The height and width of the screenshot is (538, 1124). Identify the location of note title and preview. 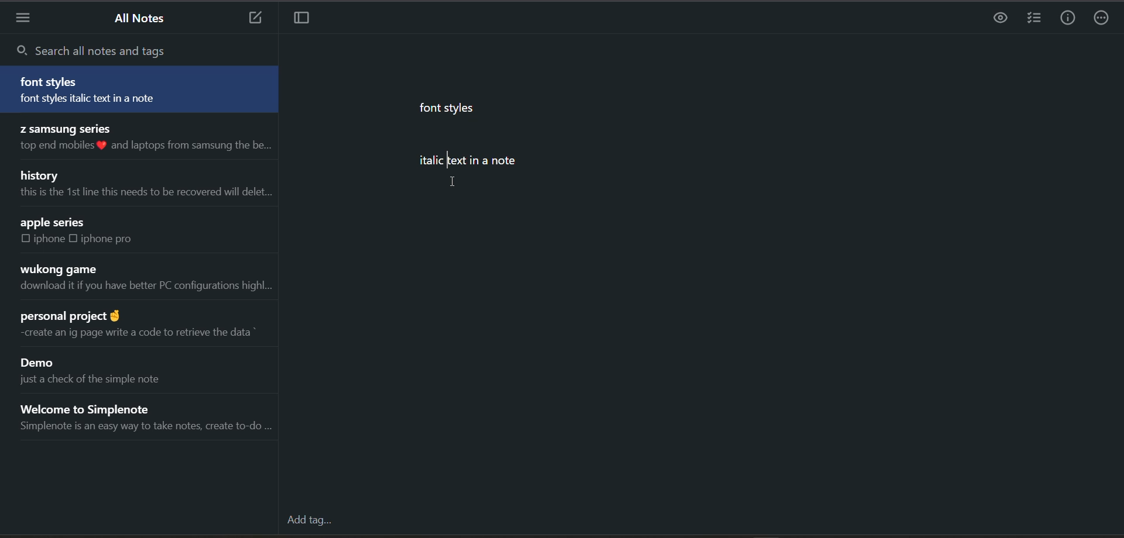
(141, 327).